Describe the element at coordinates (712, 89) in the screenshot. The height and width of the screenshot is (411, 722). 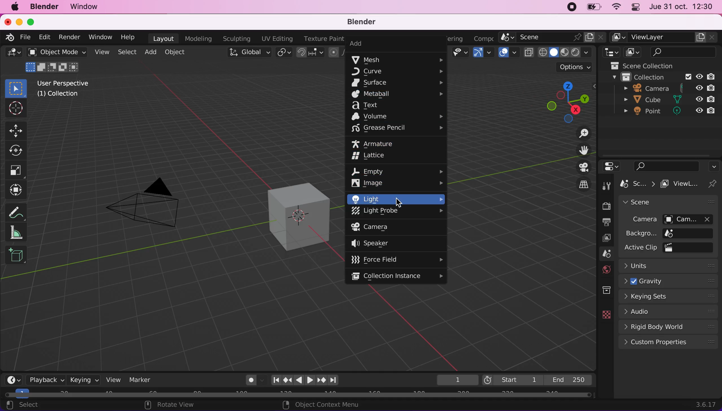
I see `disable in renders` at that location.